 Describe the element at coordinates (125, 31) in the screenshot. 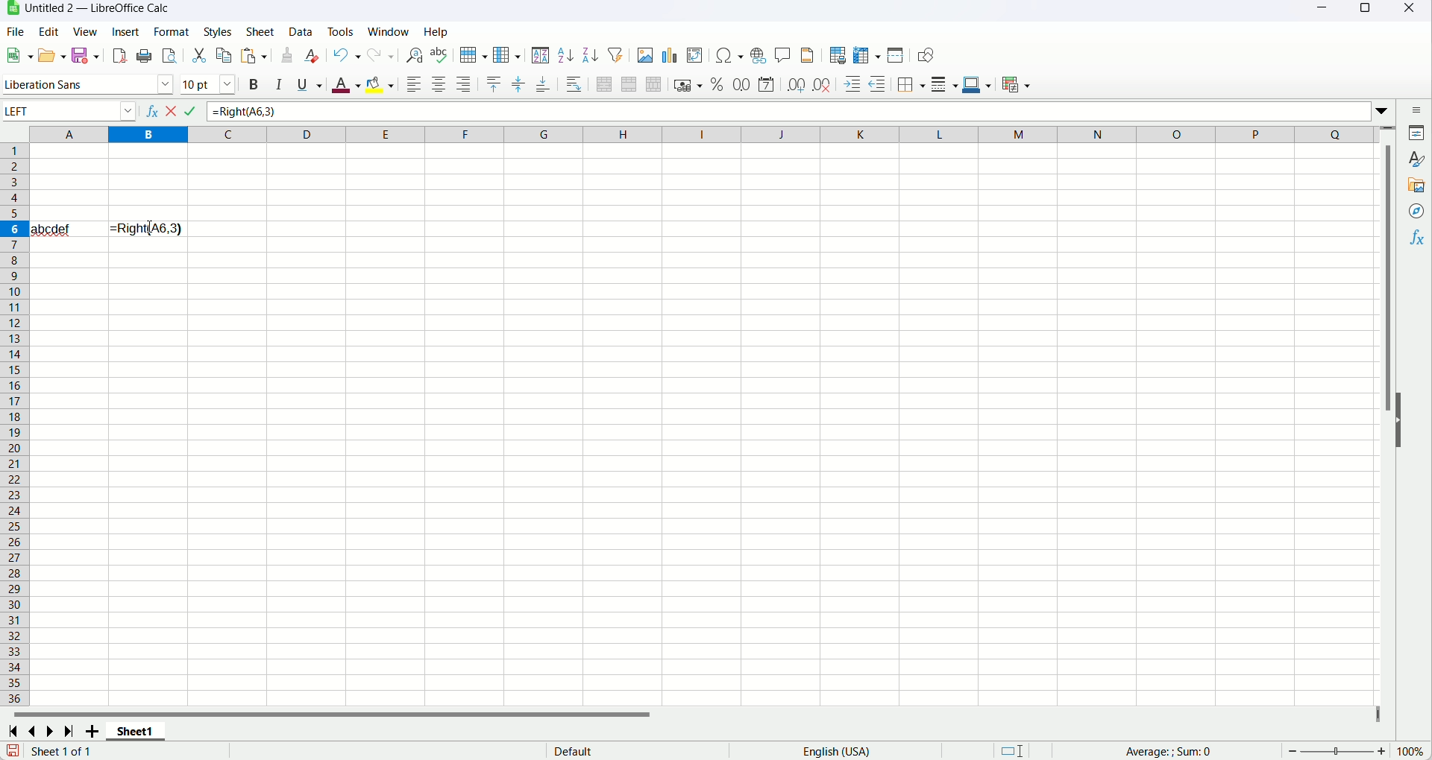

I see `insert` at that location.